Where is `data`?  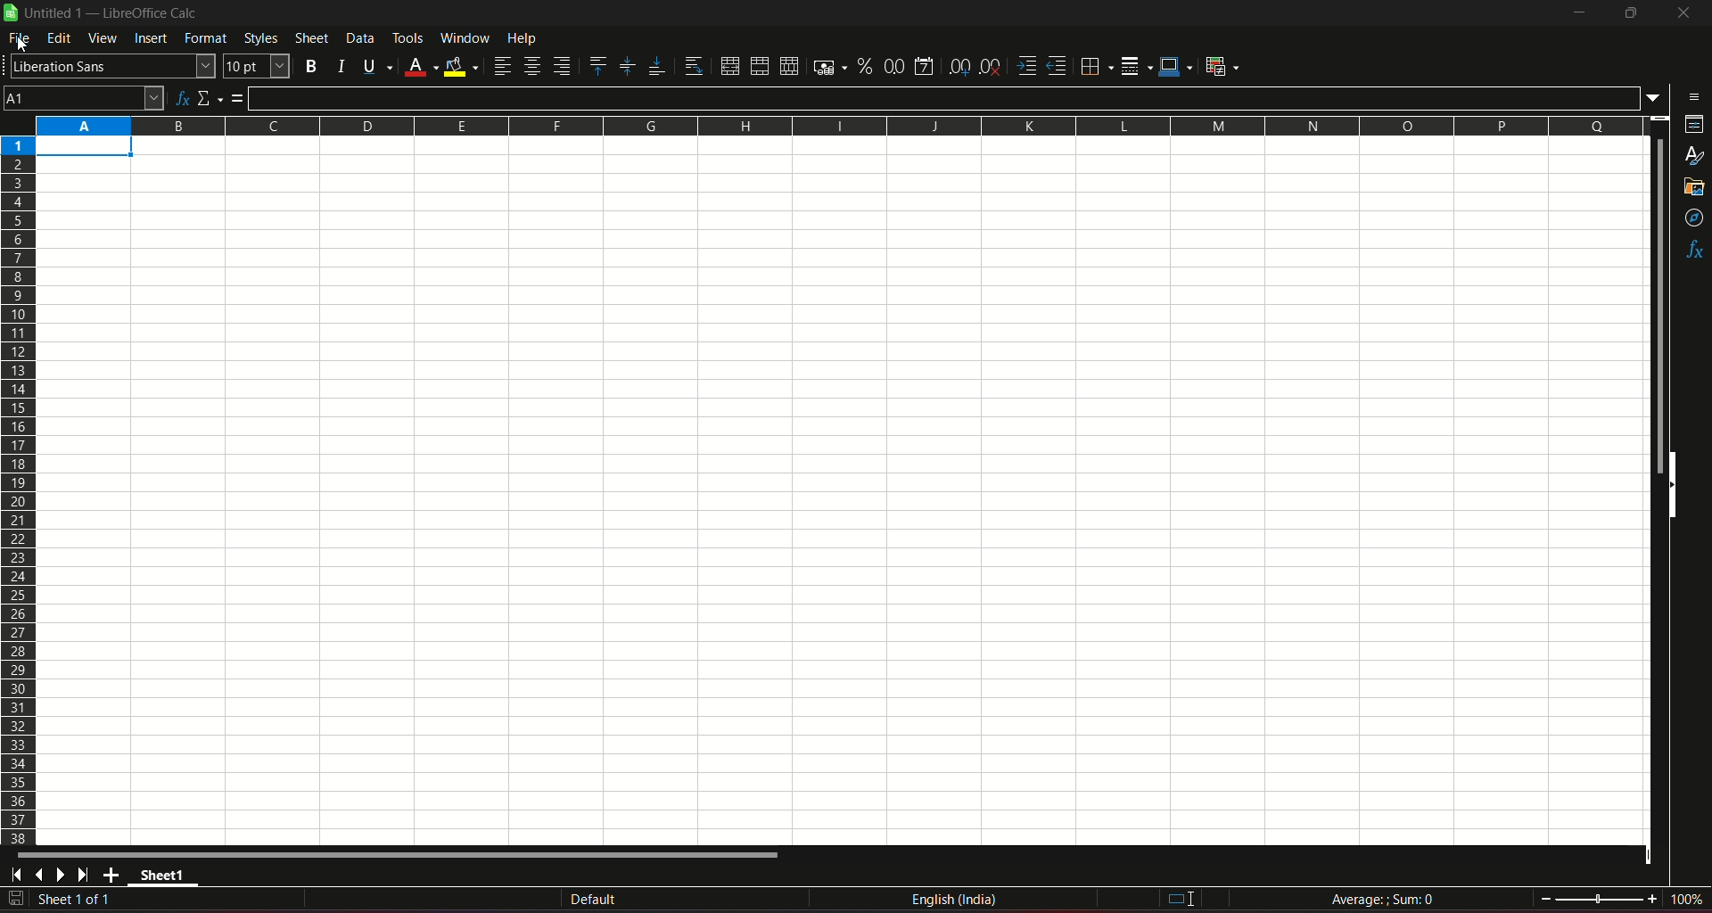 data is located at coordinates (359, 38).